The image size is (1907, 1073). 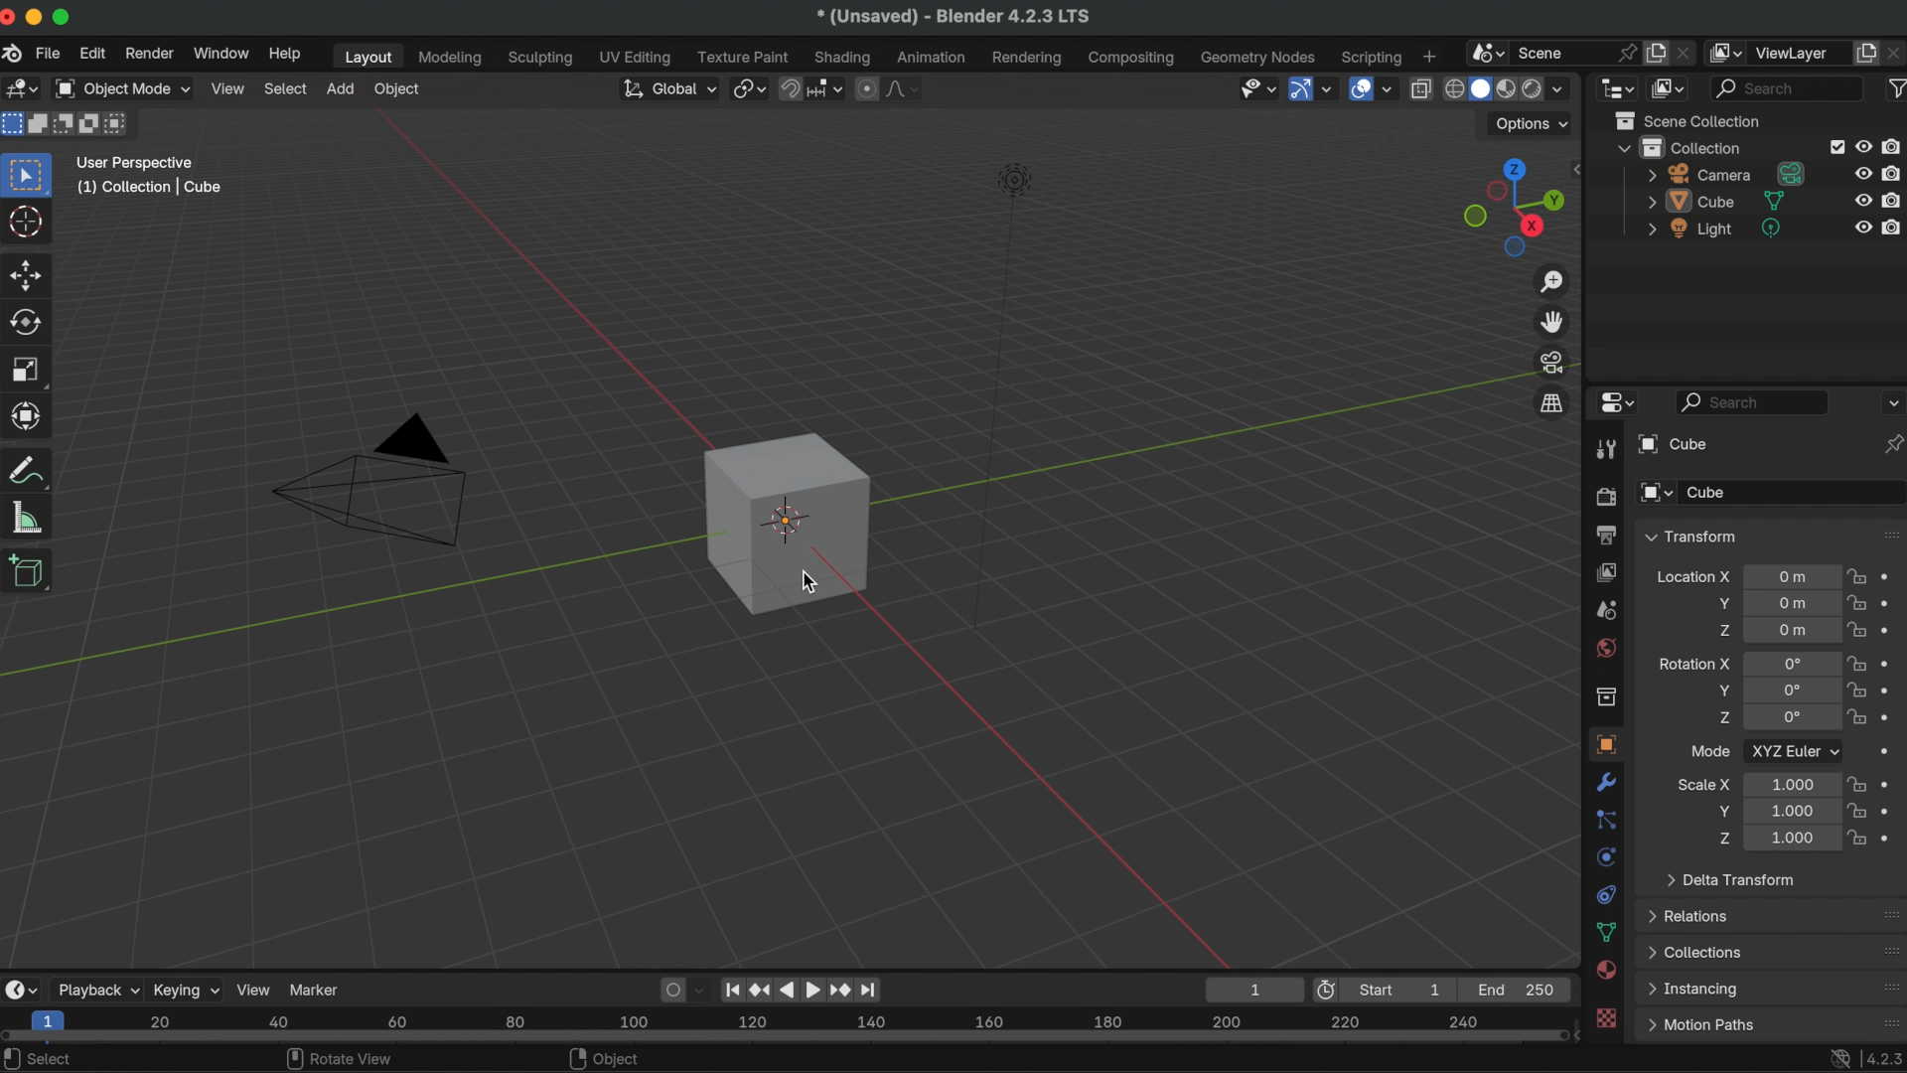 What do you see at coordinates (1720, 603) in the screenshot?
I see `location Y` at bounding box center [1720, 603].